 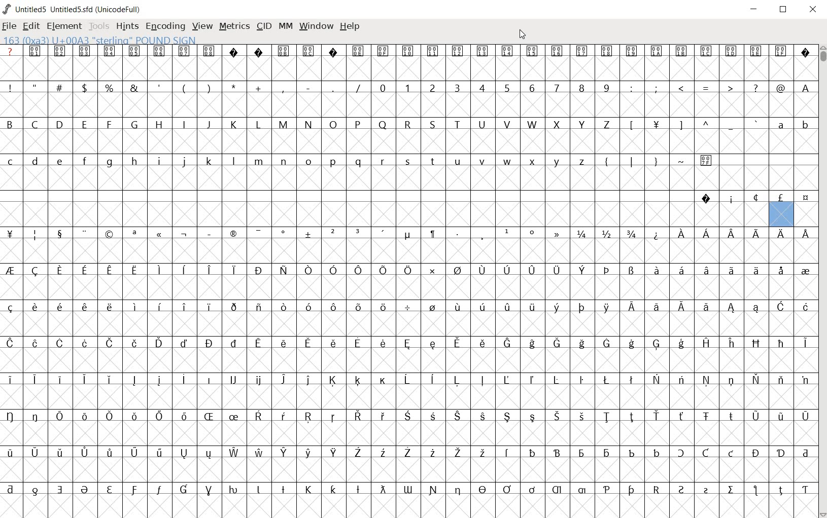 I want to click on @, so click(x=780, y=87).